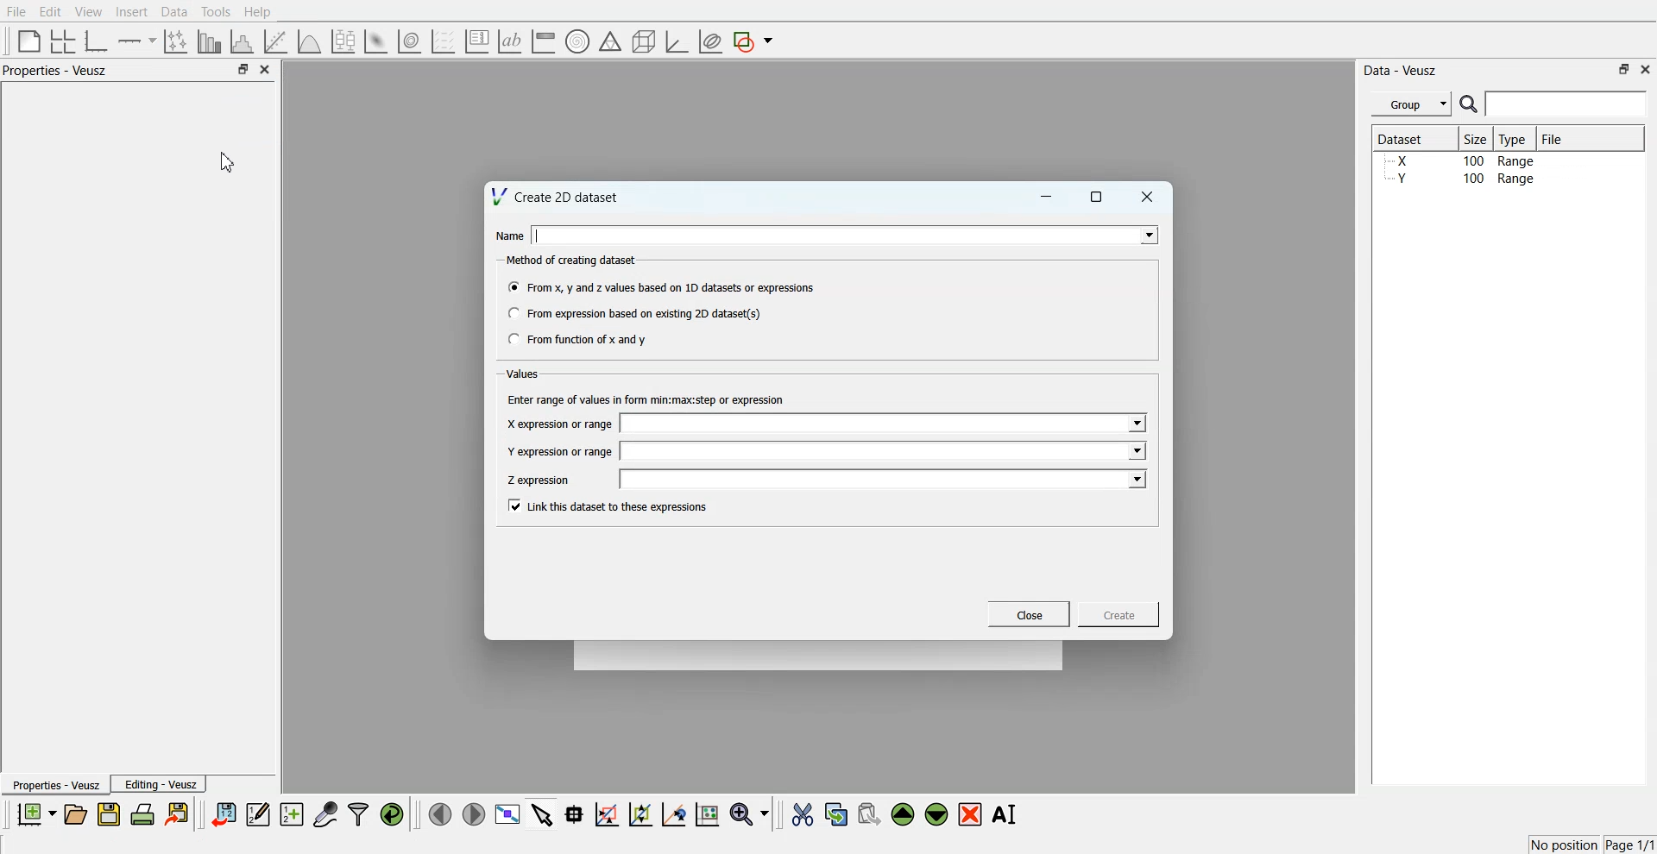 This screenshot has height=854, width=1657. What do you see at coordinates (55, 70) in the screenshot?
I see `Properties - Veusz` at bounding box center [55, 70].